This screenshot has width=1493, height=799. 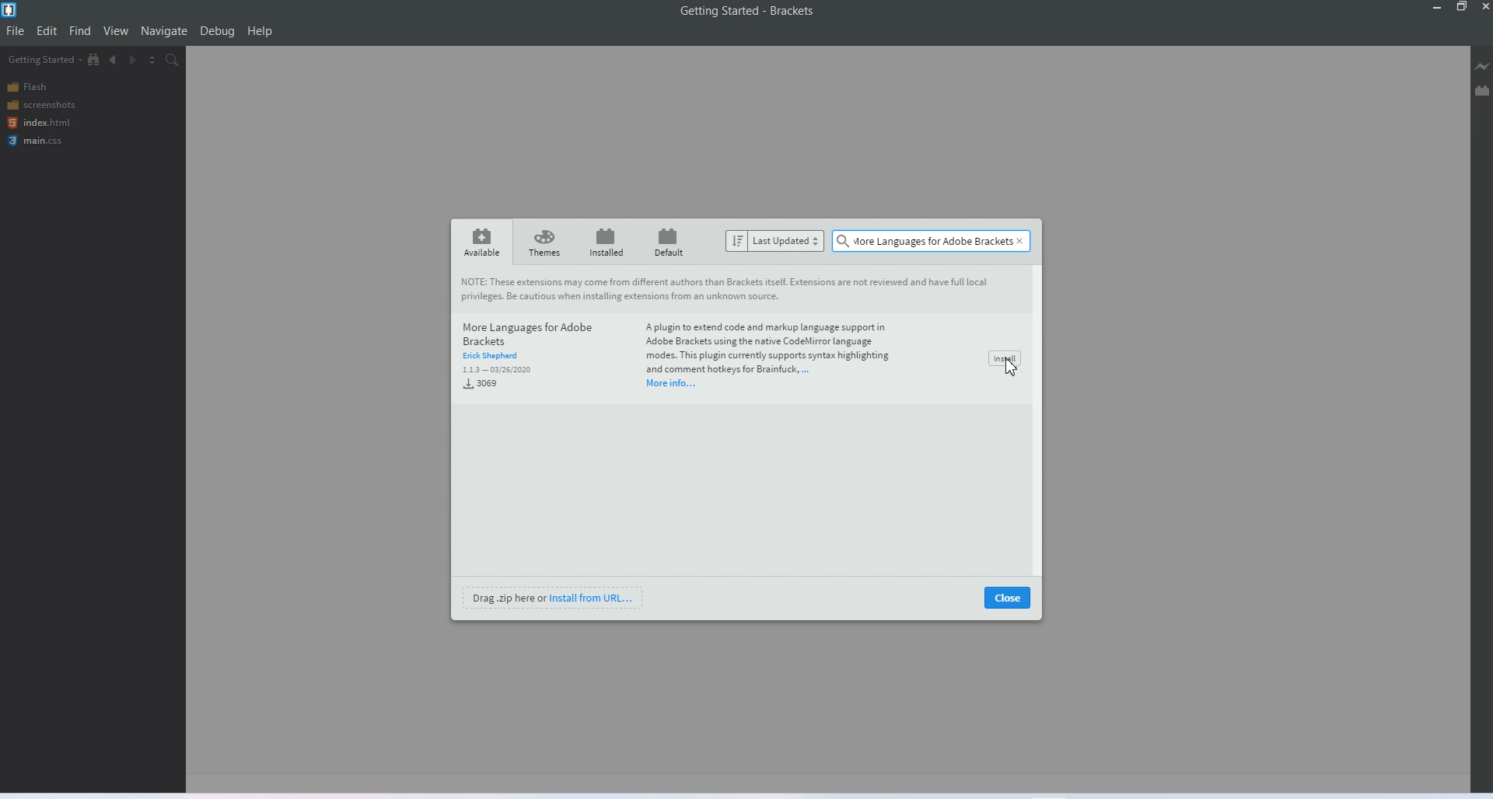 What do you see at coordinates (496, 379) in the screenshot?
I see `Download kbs` at bounding box center [496, 379].